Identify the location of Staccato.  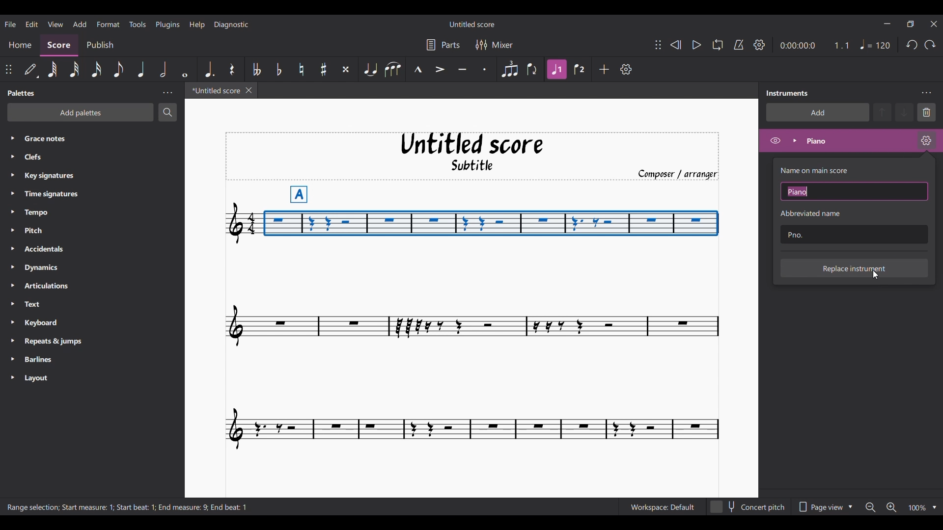
(484, 69).